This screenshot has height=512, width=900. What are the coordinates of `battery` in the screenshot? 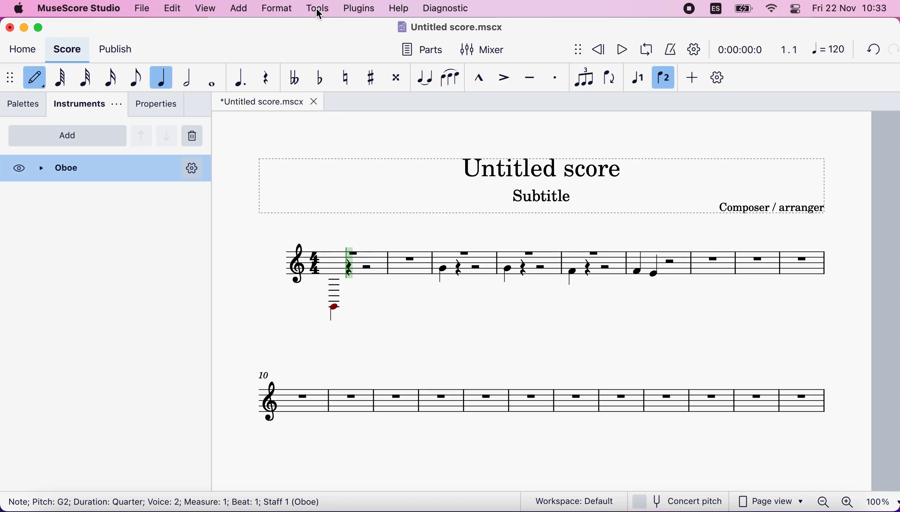 It's located at (741, 9).